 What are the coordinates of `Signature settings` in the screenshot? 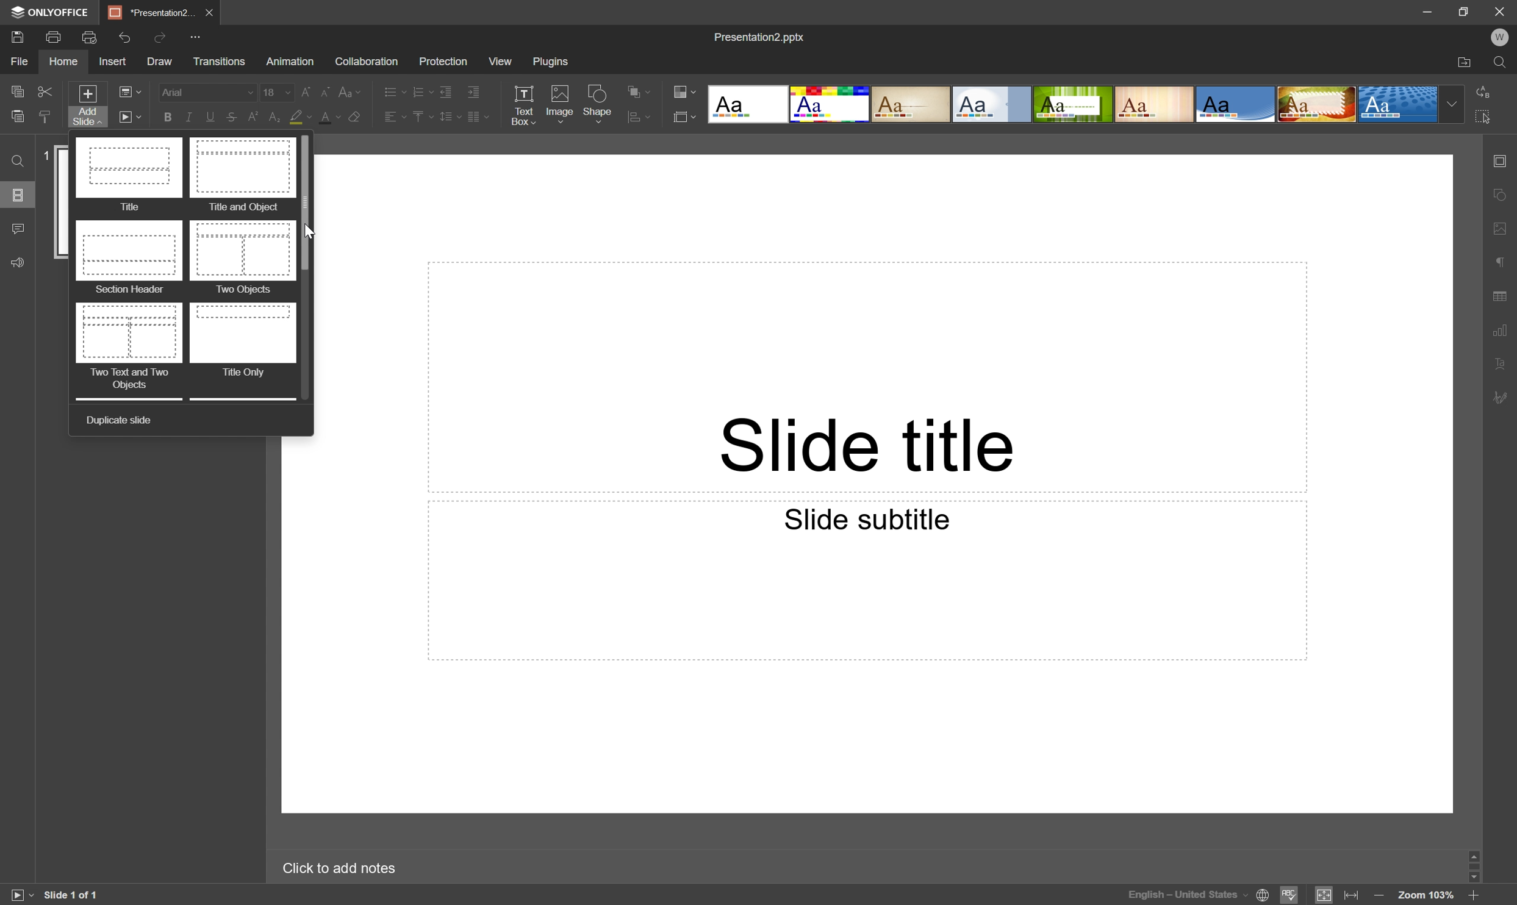 It's located at (1505, 397).